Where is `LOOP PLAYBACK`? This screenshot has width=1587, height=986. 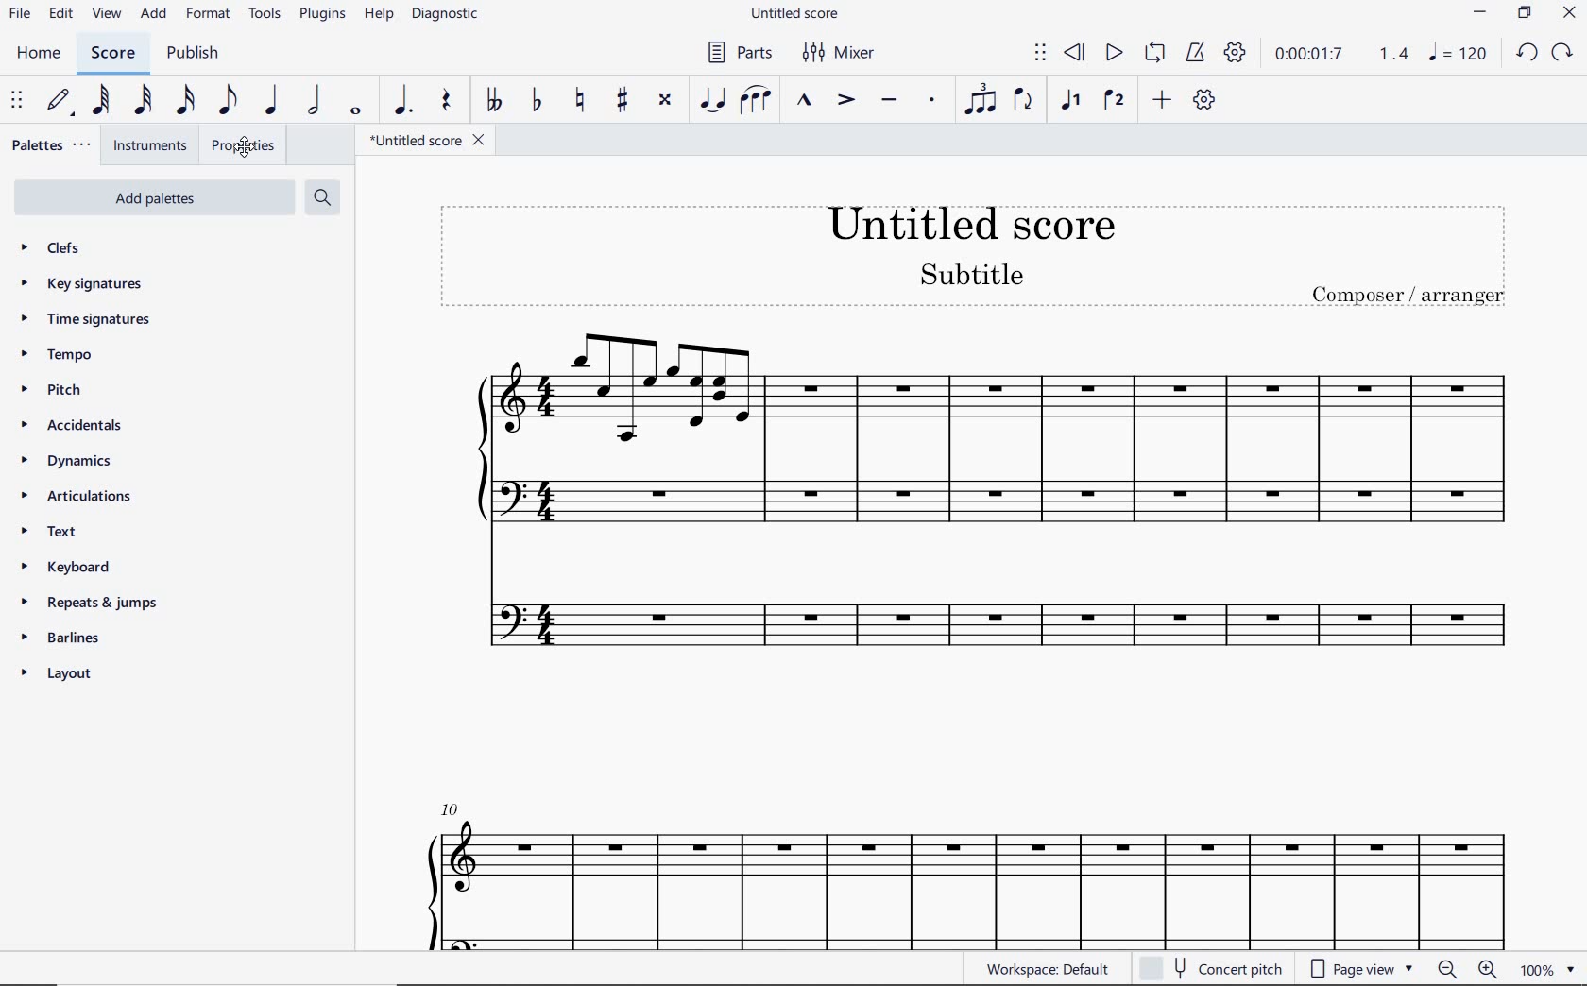 LOOP PLAYBACK is located at coordinates (1154, 55).